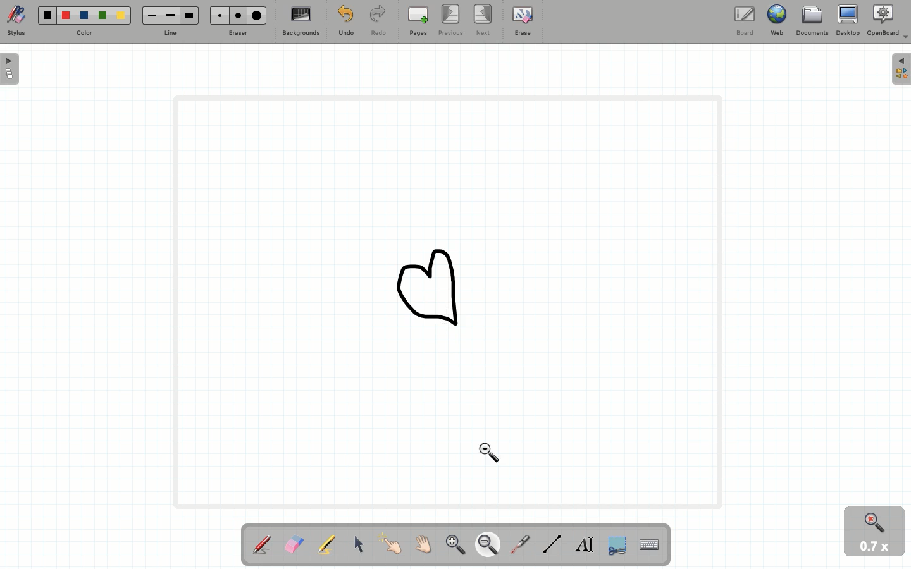  I want to click on Eraser, so click(239, 20).